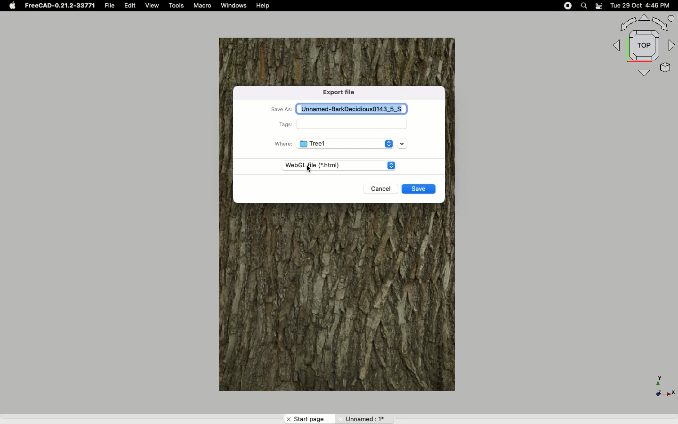 Image resolution: width=678 pixels, height=424 pixels. What do you see at coordinates (342, 93) in the screenshot?
I see `Export file` at bounding box center [342, 93].